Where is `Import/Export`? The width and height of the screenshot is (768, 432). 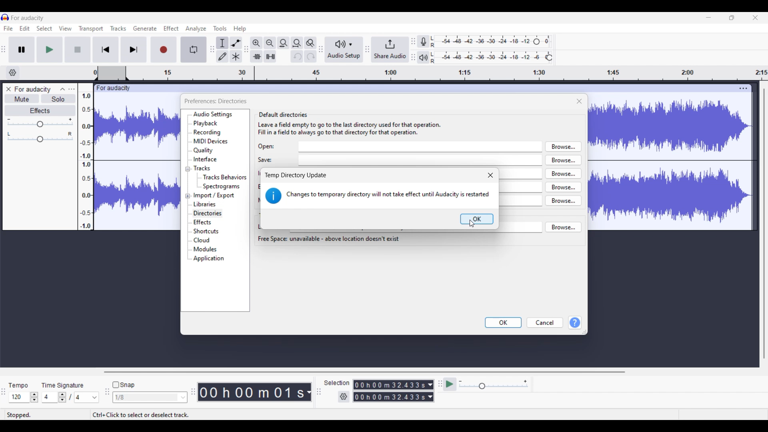
Import/Export is located at coordinates (215, 195).